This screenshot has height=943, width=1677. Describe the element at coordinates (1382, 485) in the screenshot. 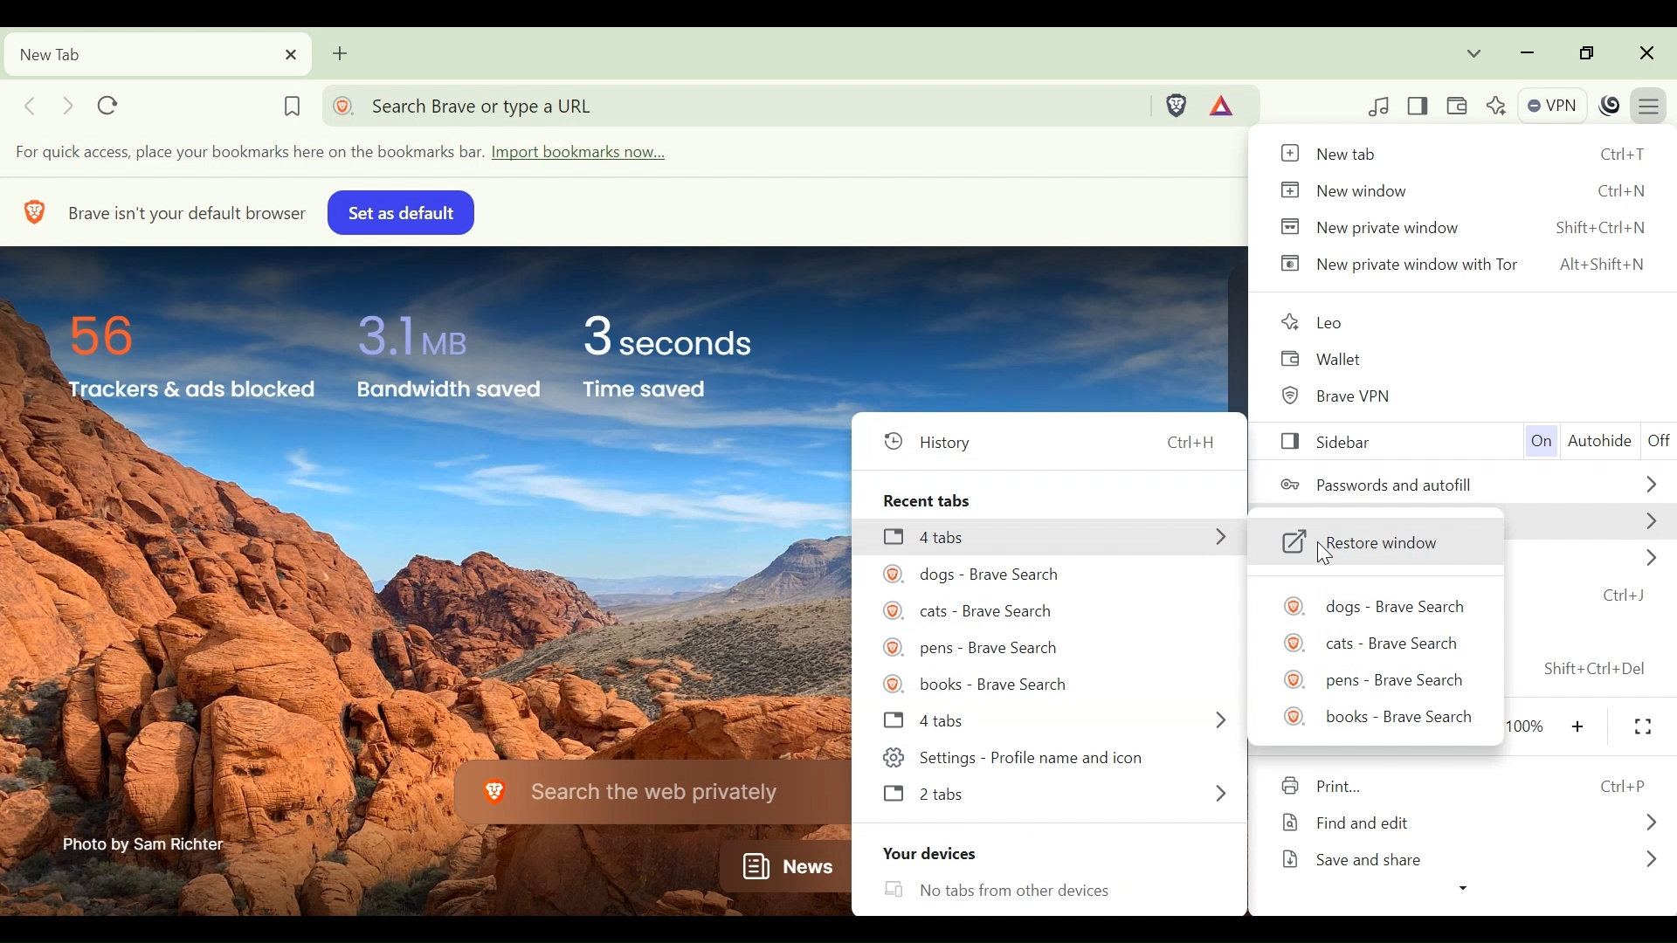

I see `© Passwords and autofill` at that location.